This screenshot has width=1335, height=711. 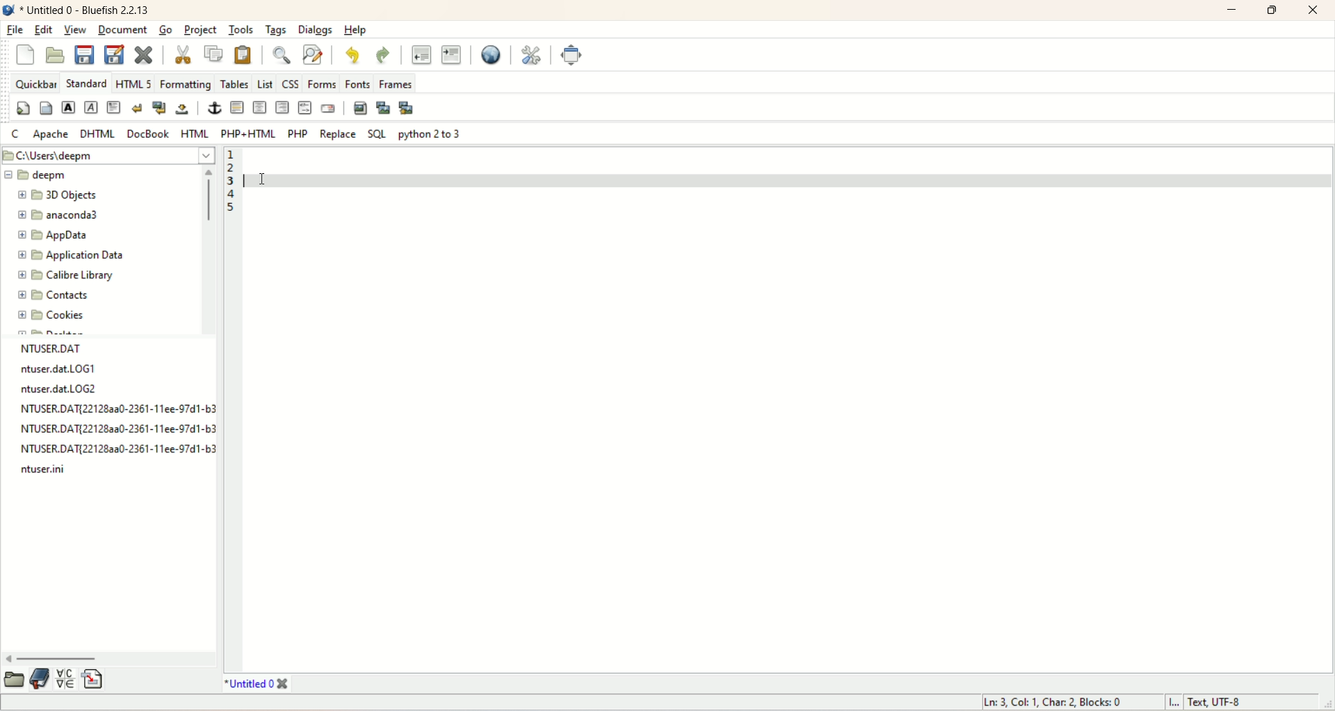 What do you see at coordinates (262, 179) in the screenshot?
I see `Cursor` at bounding box center [262, 179].